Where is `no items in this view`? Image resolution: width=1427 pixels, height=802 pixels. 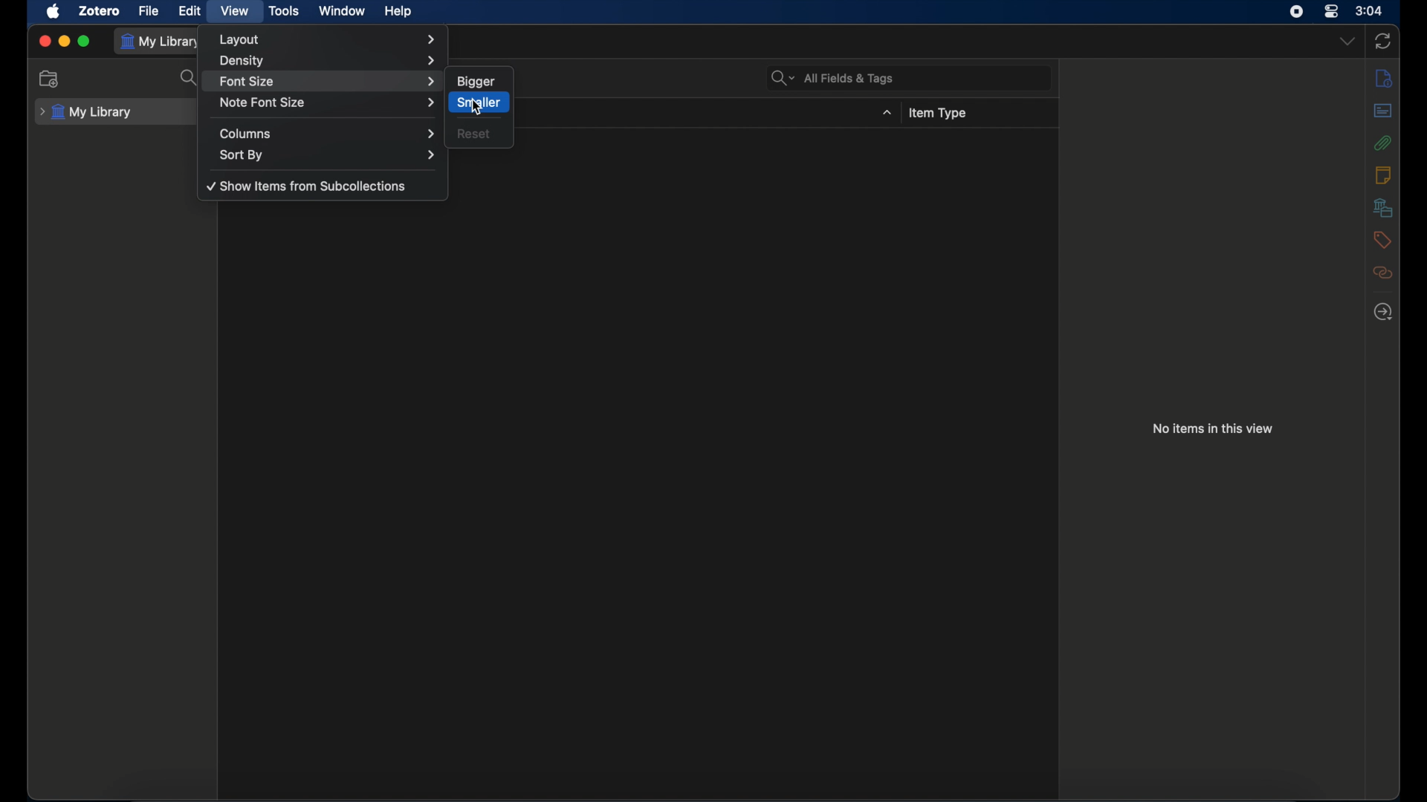 no items in this view is located at coordinates (1214, 428).